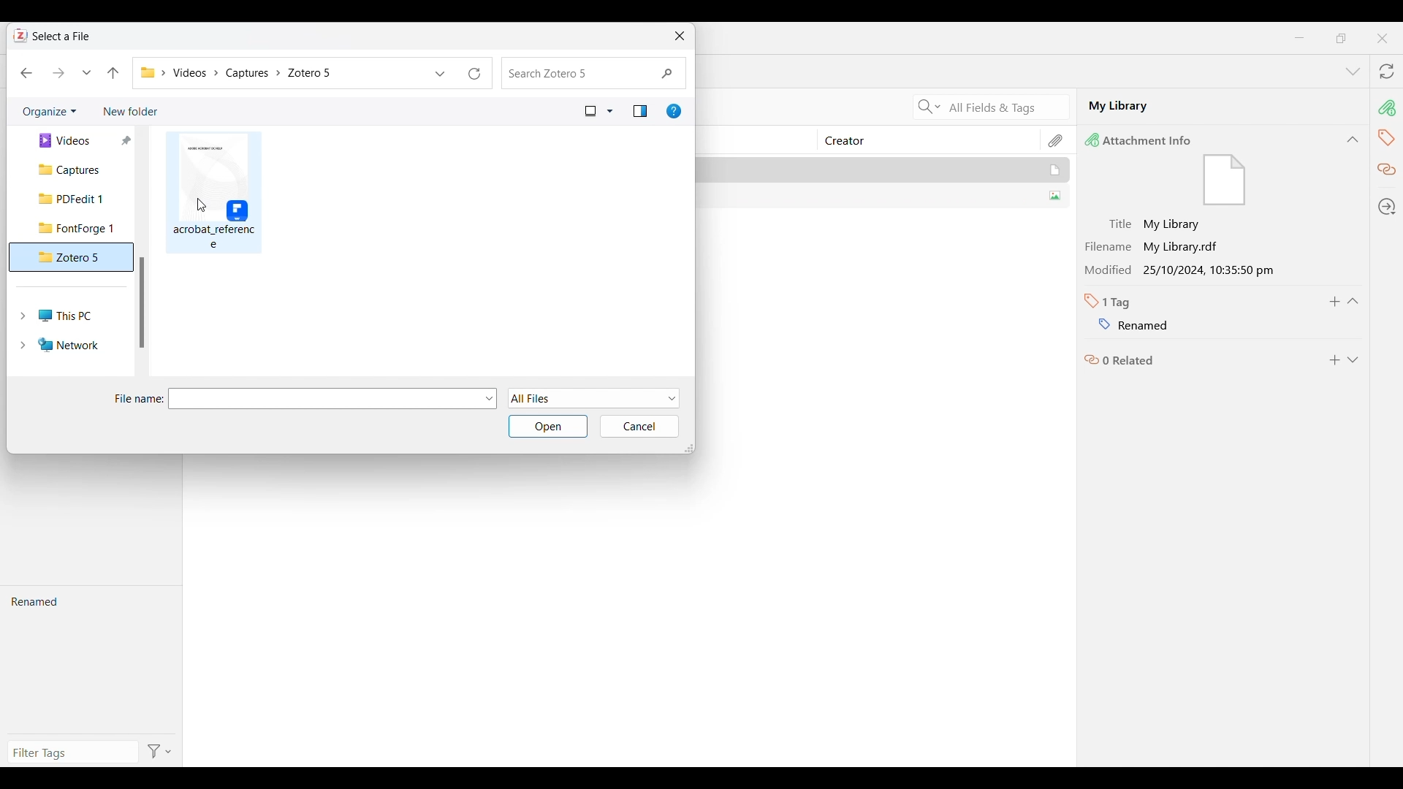  Describe the element at coordinates (79, 169) in the screenshot. I see `Captures folder` at that location.